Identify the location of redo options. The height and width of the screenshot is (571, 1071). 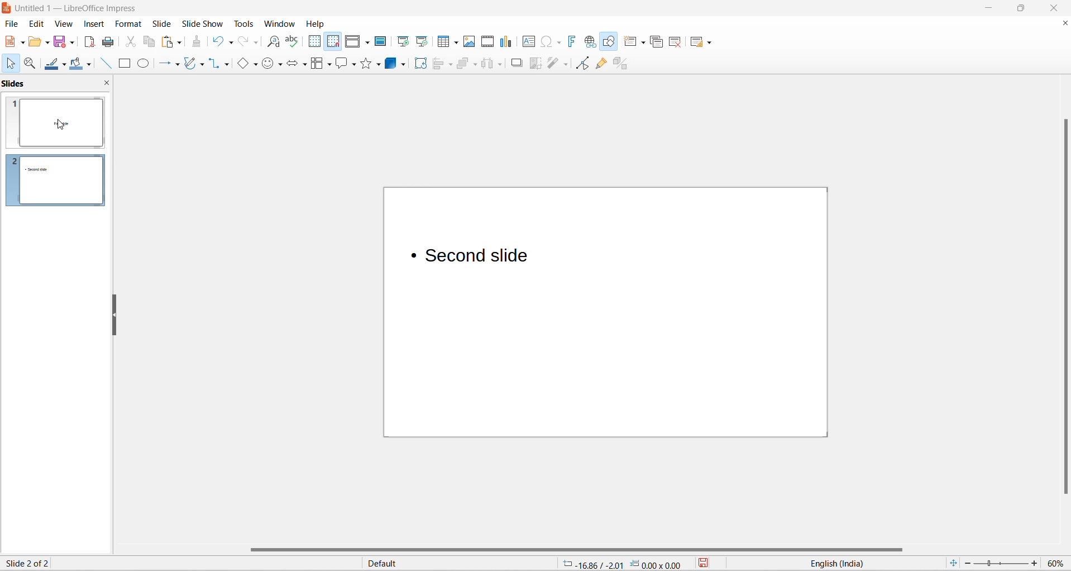
(259, 40).